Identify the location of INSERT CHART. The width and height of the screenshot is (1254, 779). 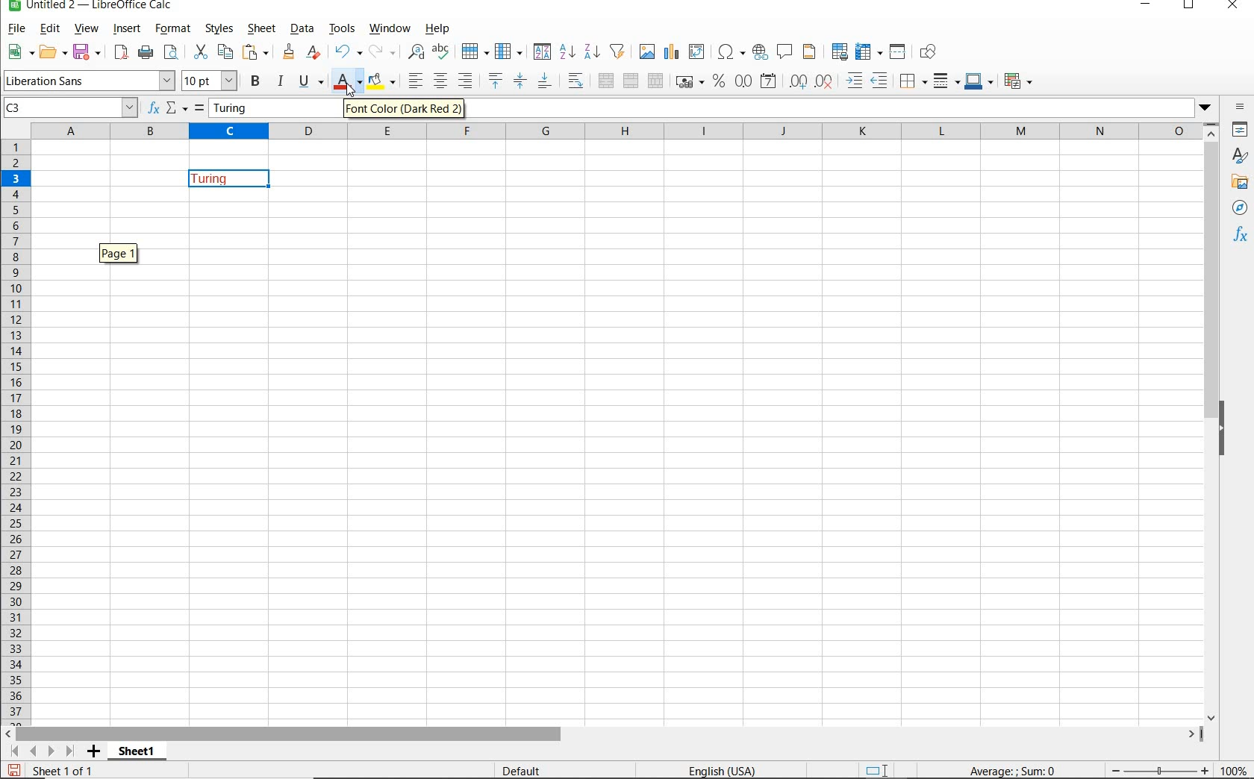
(672, 51).